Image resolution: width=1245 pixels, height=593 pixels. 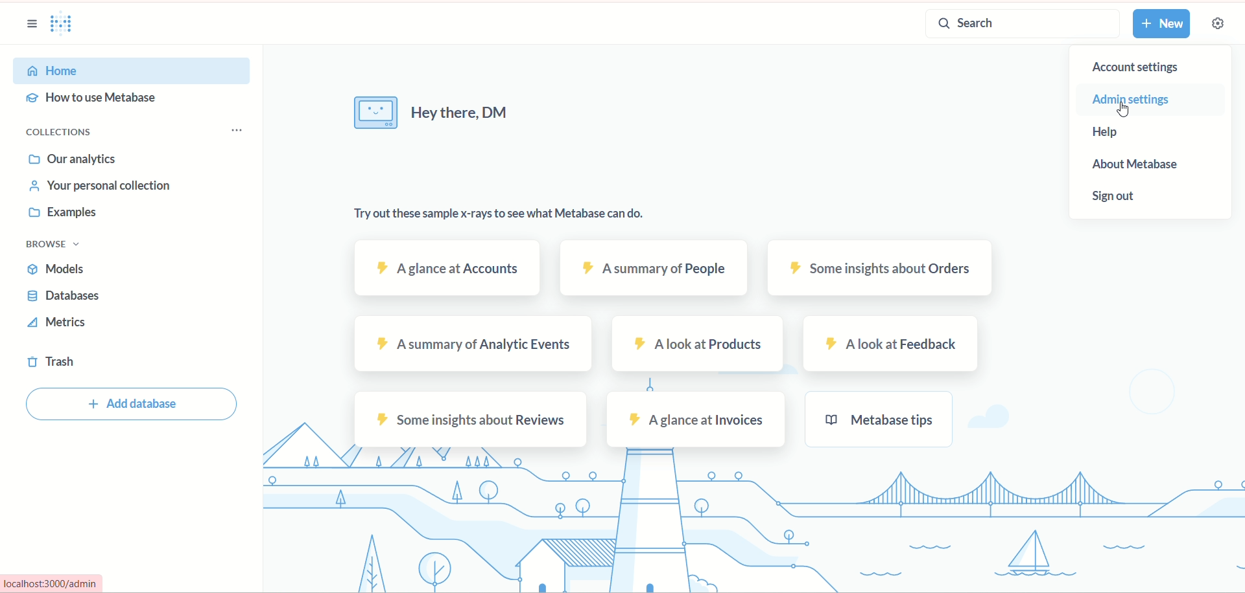 I want to click on your personal collection, so click(x=101, y=185).